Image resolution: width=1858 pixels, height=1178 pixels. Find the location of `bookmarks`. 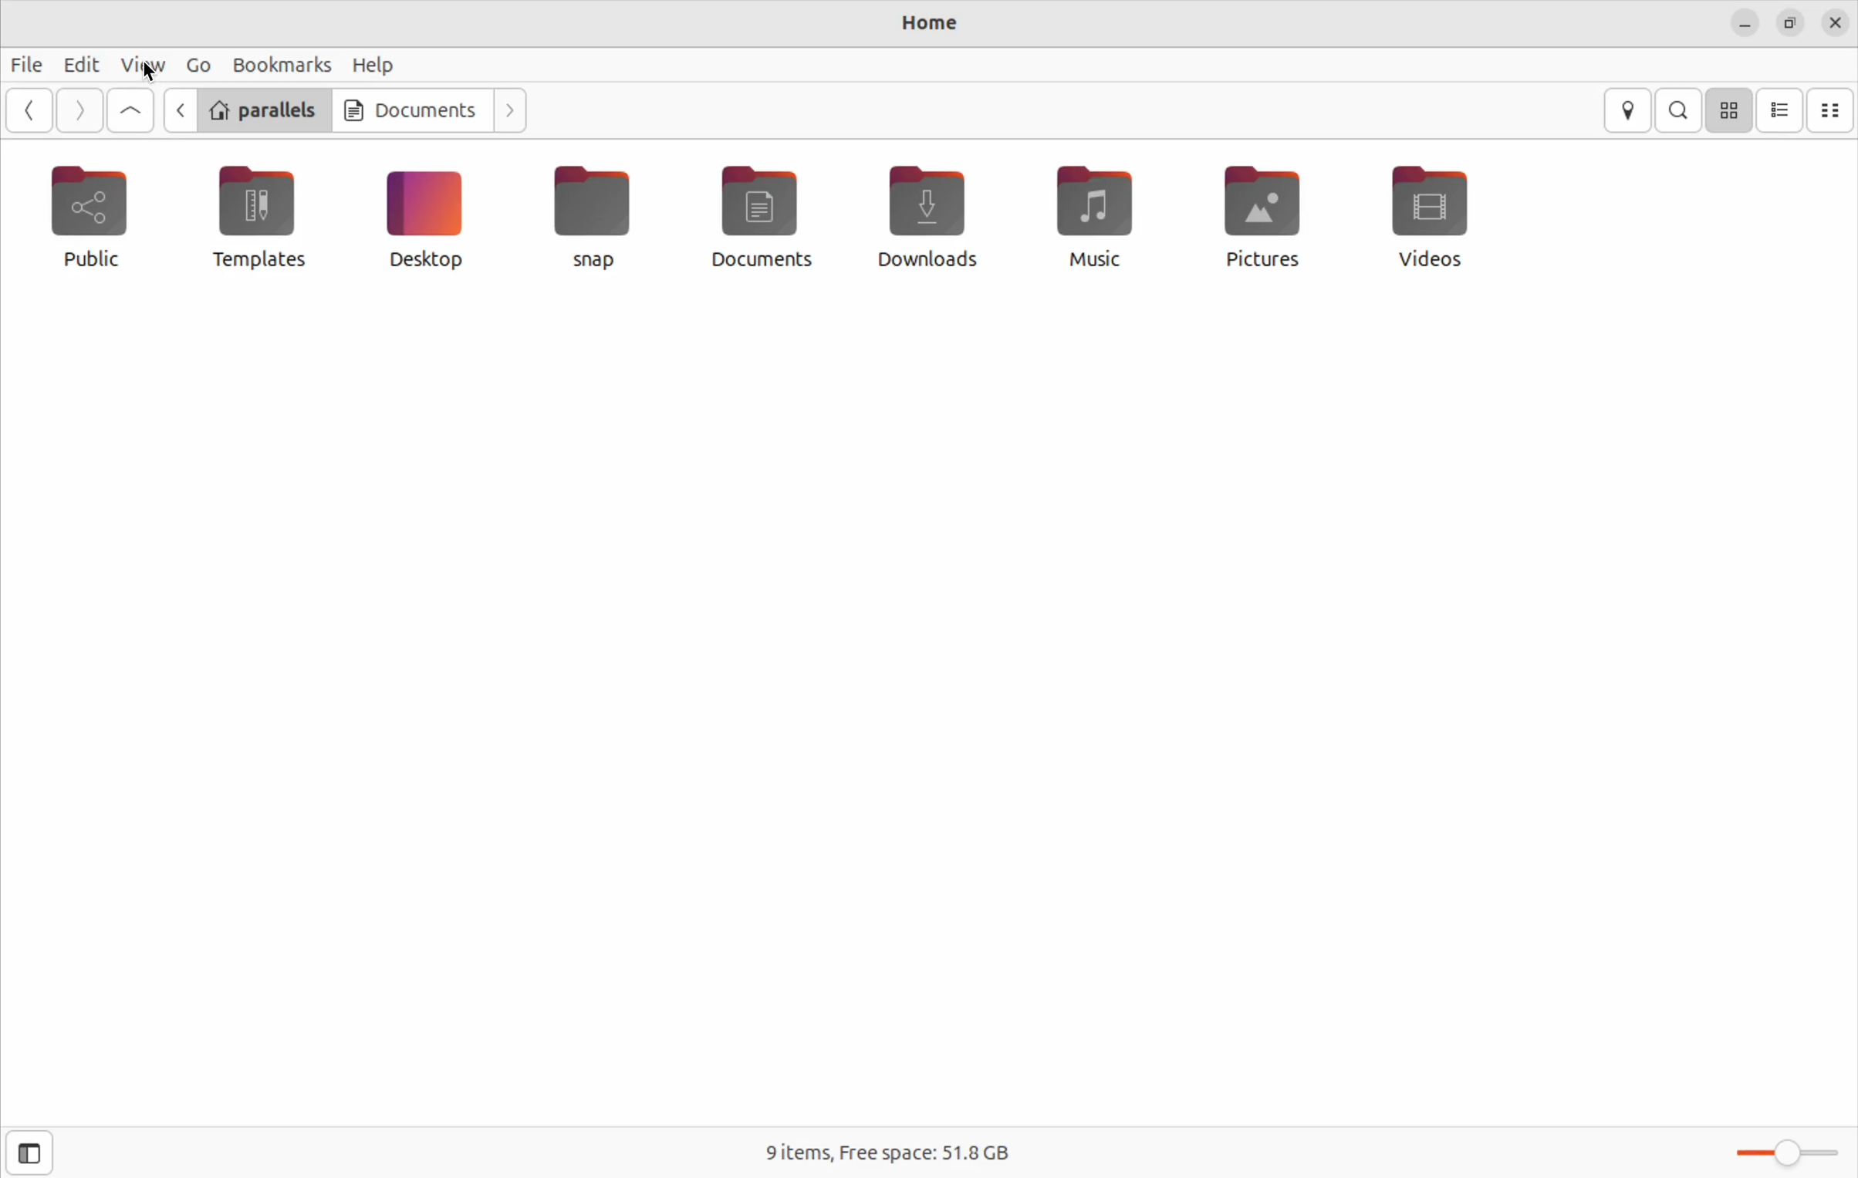

bookmarks is located at coordinates (279, 66).